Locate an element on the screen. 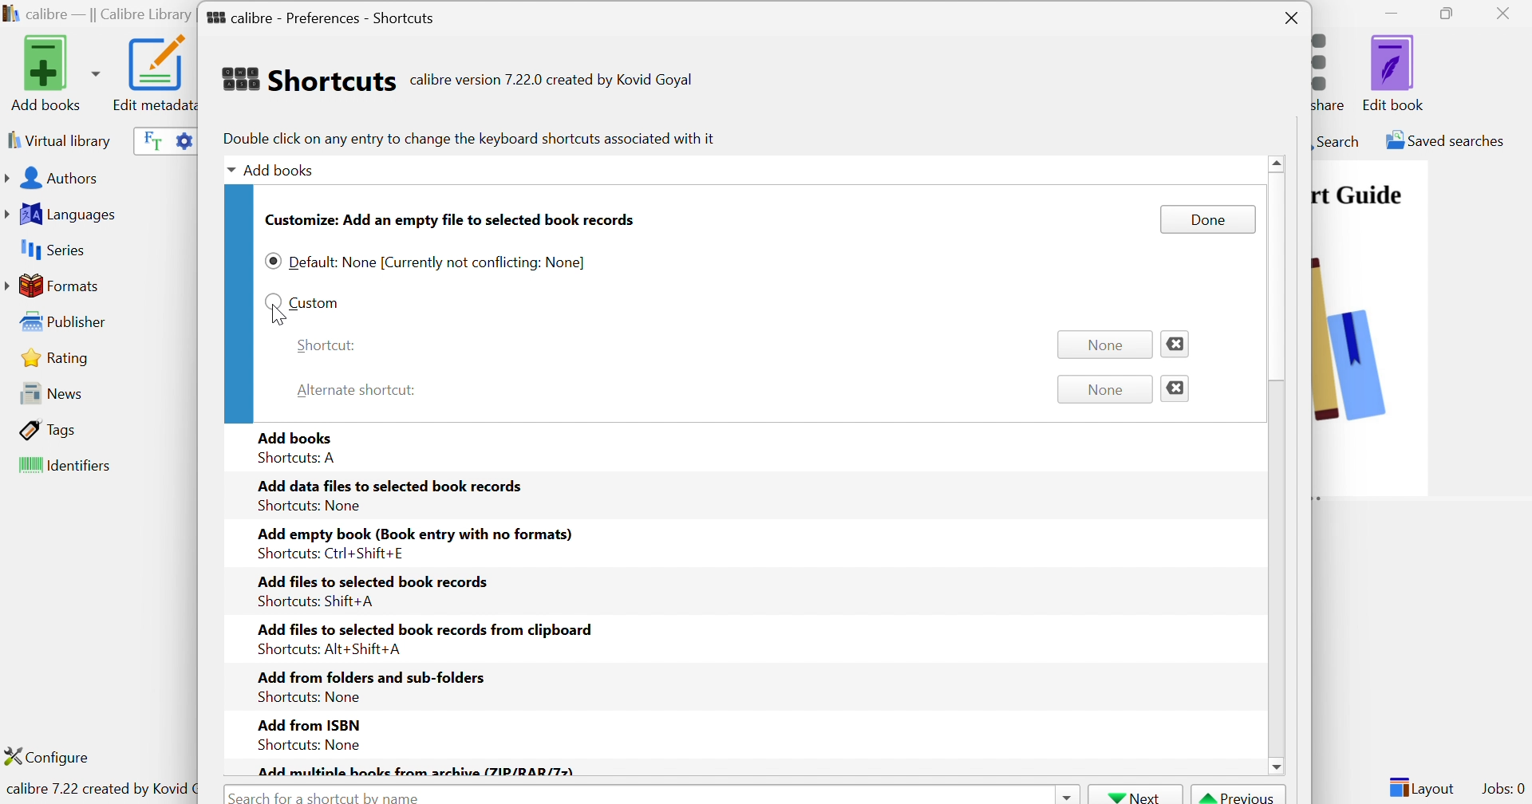 This screenshot has height=804, width=1532. Checkbox is located at coordinates (272, 301).